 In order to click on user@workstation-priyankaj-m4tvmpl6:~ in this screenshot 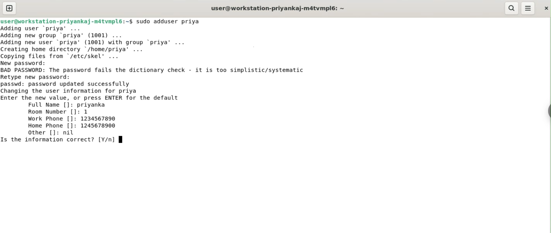, I will do `click(277, 8)`.